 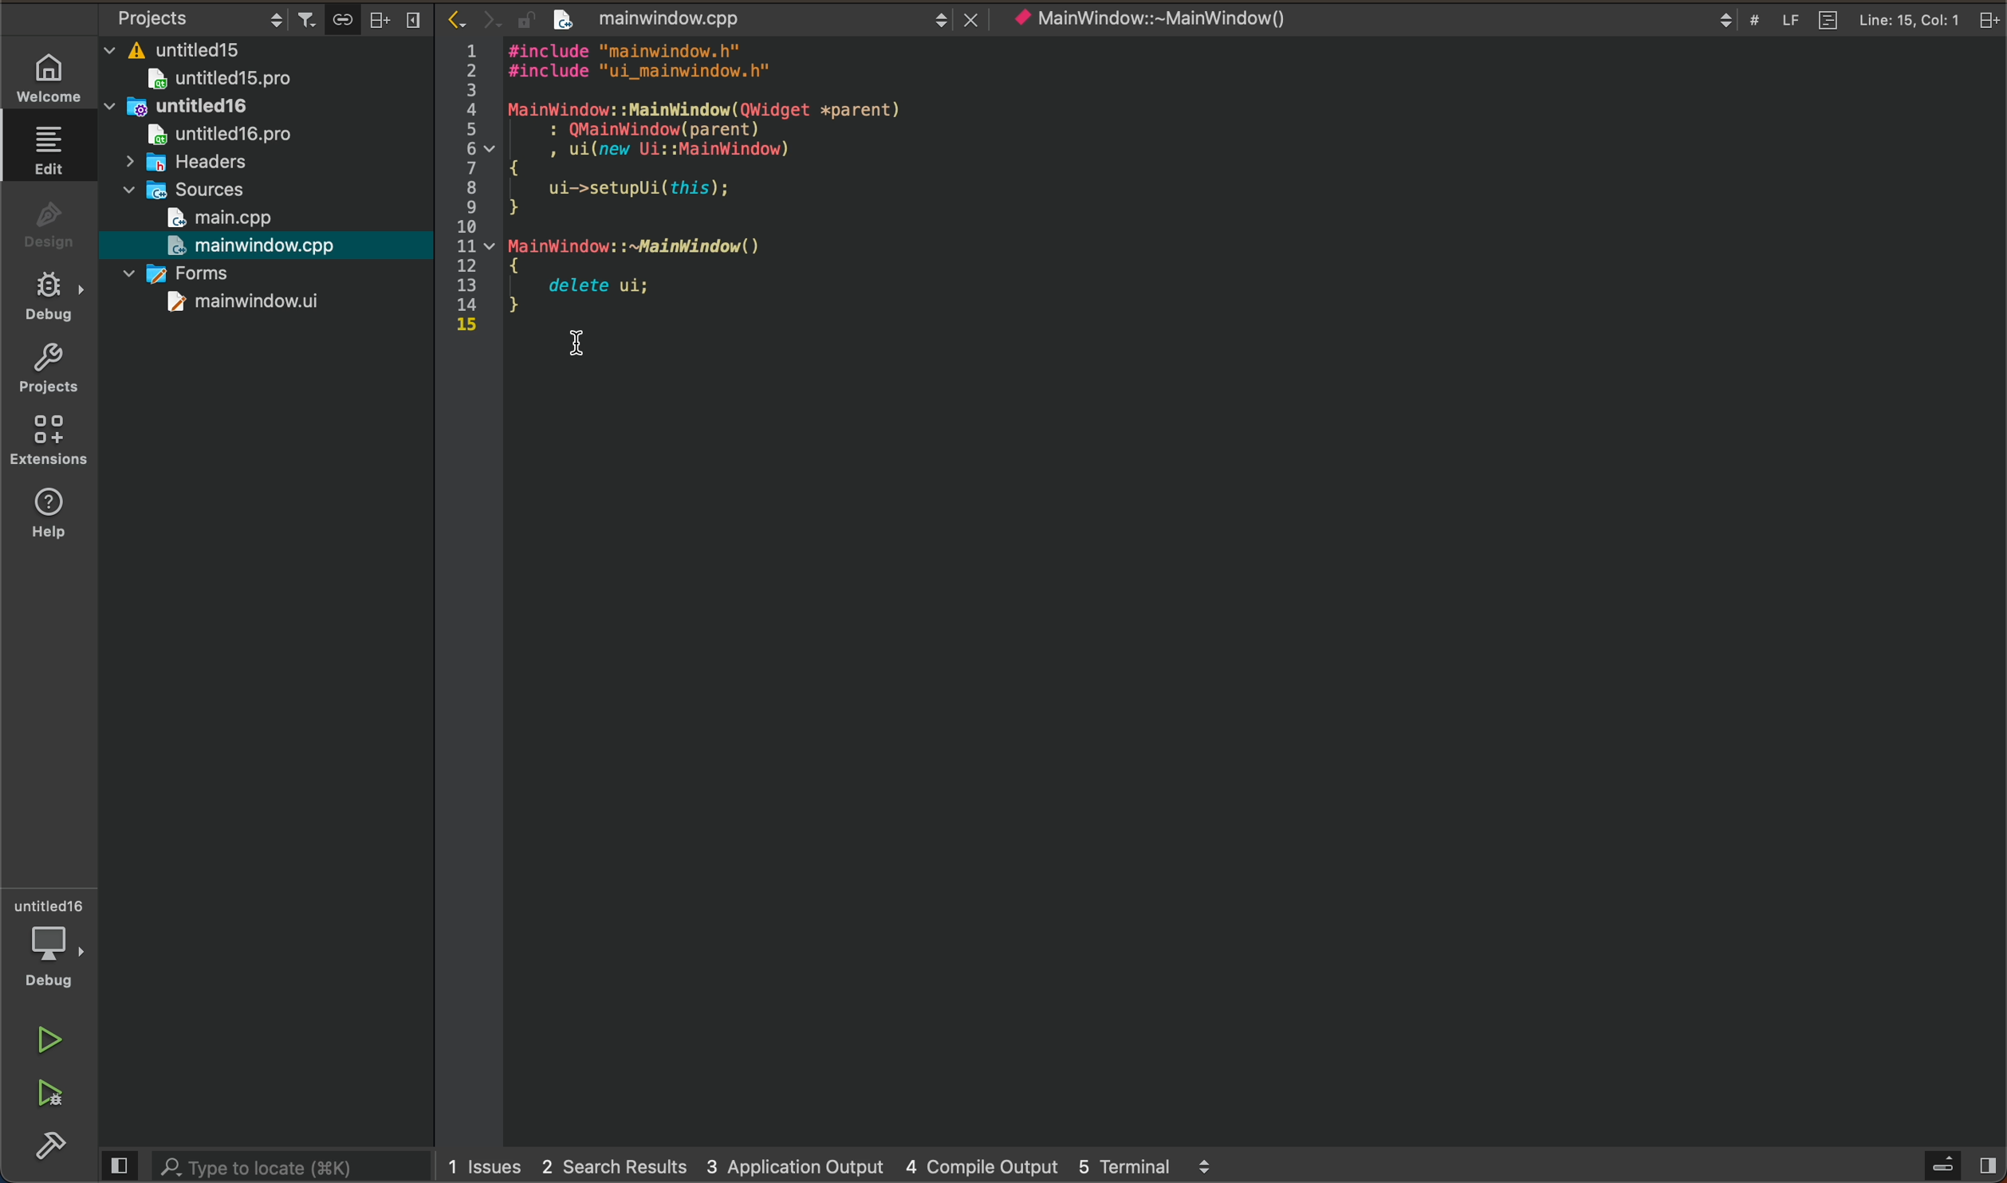 What do you see at coordinates (1992, 20) in the screenshot?
I see `split tab` at bounding box center [1992, 20].